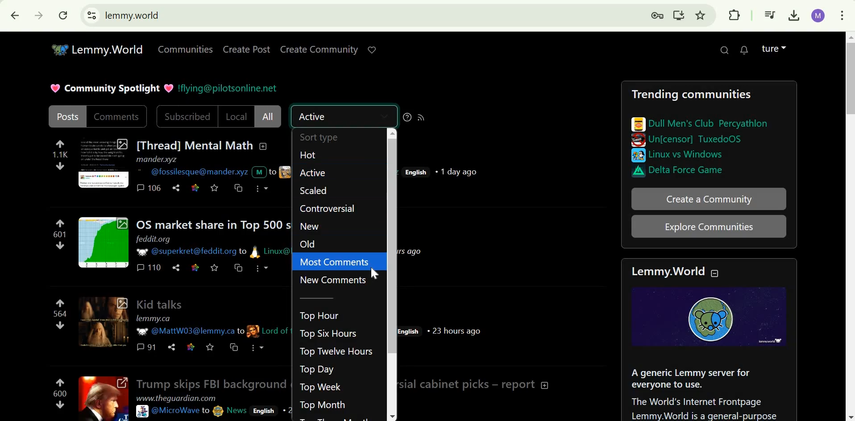  What do you see at coordinates (373, 50) in the screenshot?
I see `Support lemmy` at bounding box center [373, 50].